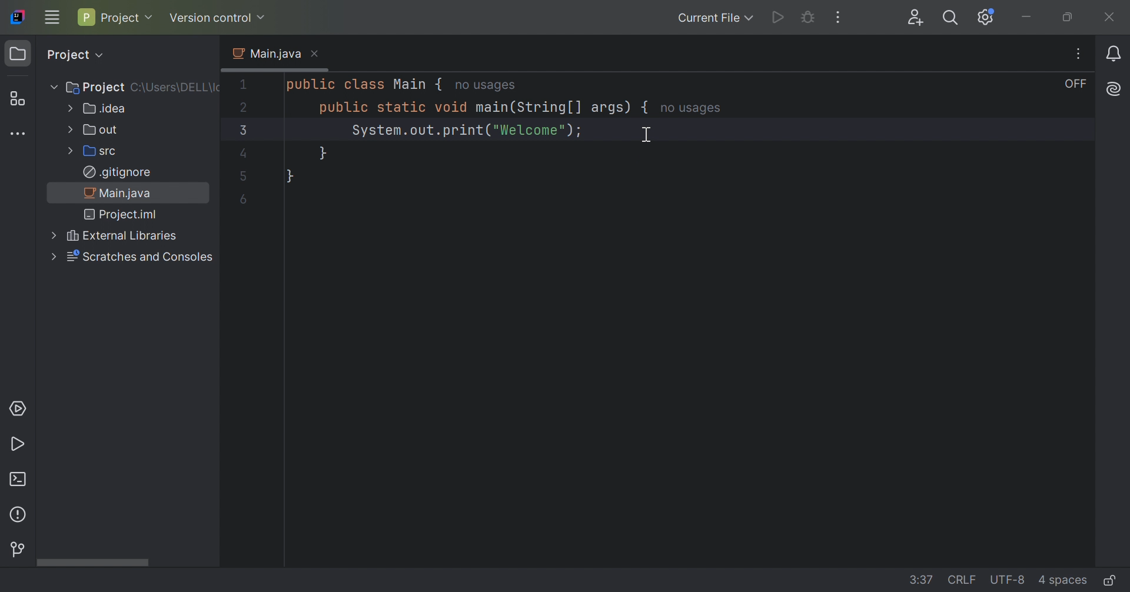  Describe the element at coordinates (1115, 89) in the screenshot. I see `AI Assistance` at that location.